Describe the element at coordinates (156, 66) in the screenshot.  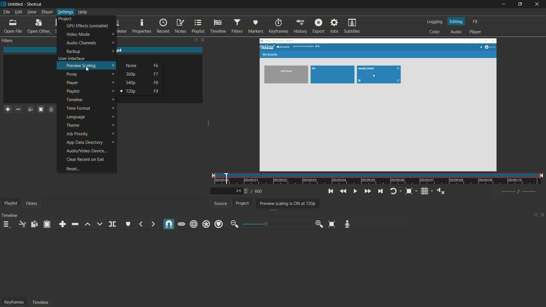
I see `keyboard shortcut` at that location.